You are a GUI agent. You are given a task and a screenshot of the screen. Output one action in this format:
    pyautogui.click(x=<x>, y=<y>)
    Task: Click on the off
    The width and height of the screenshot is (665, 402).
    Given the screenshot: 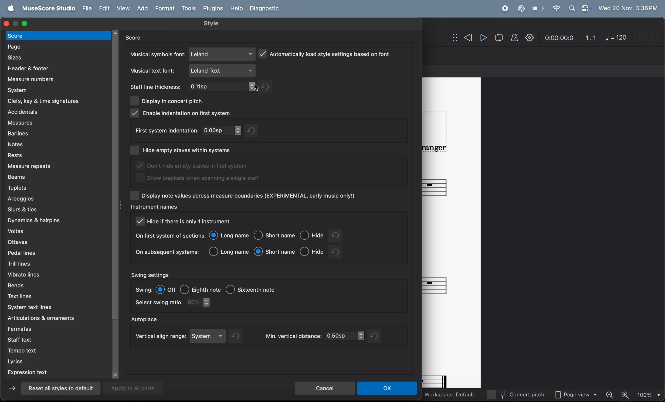 What is the action you would take?
    pyautogui.click(x=167, y=289)
    